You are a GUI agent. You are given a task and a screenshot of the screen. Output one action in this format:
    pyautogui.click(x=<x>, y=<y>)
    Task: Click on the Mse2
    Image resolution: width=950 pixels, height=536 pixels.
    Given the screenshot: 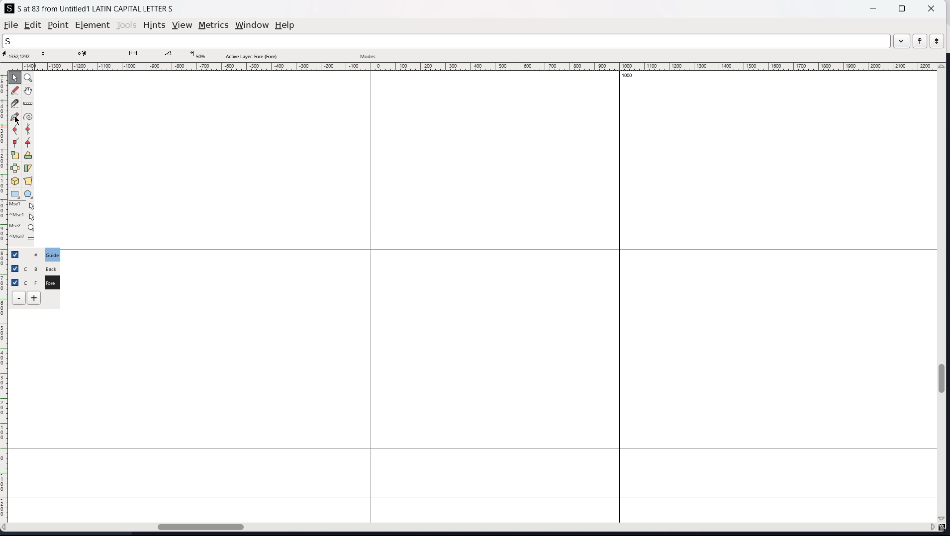 What is the action you would take?
    pyautogui.click(x=23, y=227)
    